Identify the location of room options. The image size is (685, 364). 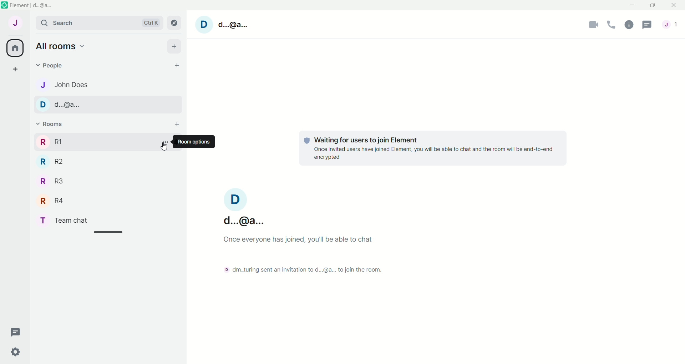
(197, 142).